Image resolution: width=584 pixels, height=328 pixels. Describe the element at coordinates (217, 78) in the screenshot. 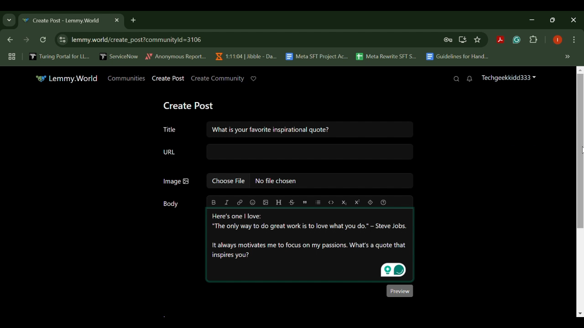

I see `Create Community` at that location.